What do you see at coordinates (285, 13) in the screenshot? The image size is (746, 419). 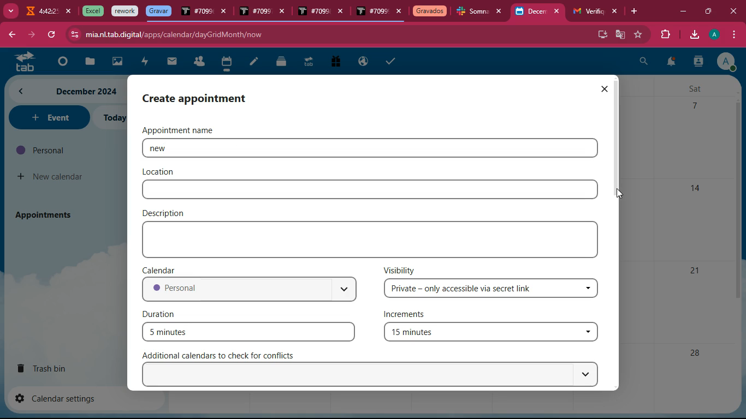 I see `close` at bounding box center [285, 13].